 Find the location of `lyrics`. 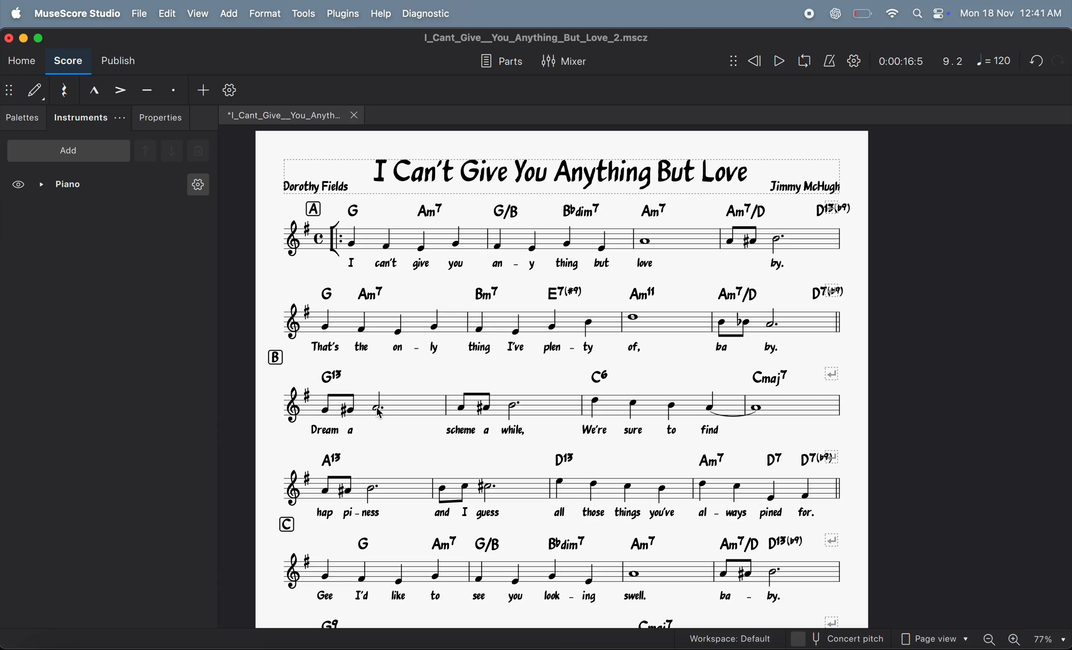

lyrics is located at coordinates (586, 516).